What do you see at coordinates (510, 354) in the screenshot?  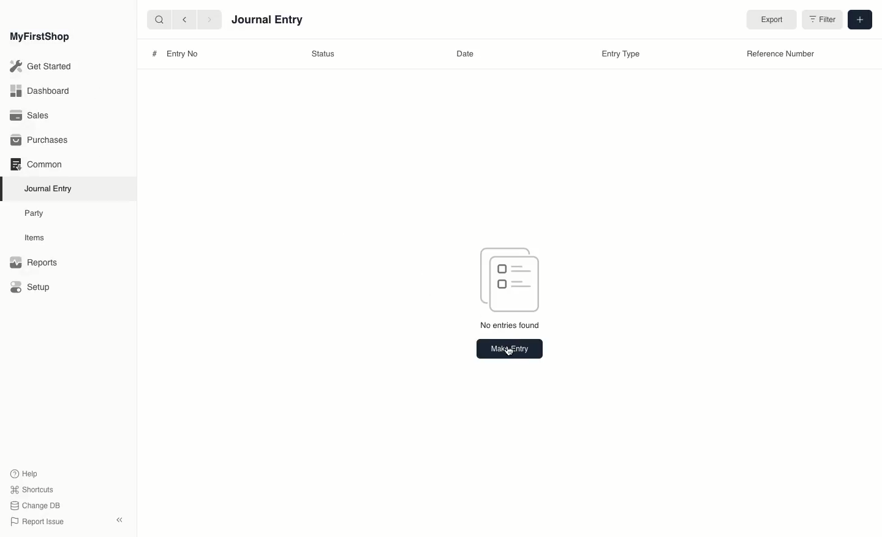 I see `cursor` at bounding box center [510, 354].